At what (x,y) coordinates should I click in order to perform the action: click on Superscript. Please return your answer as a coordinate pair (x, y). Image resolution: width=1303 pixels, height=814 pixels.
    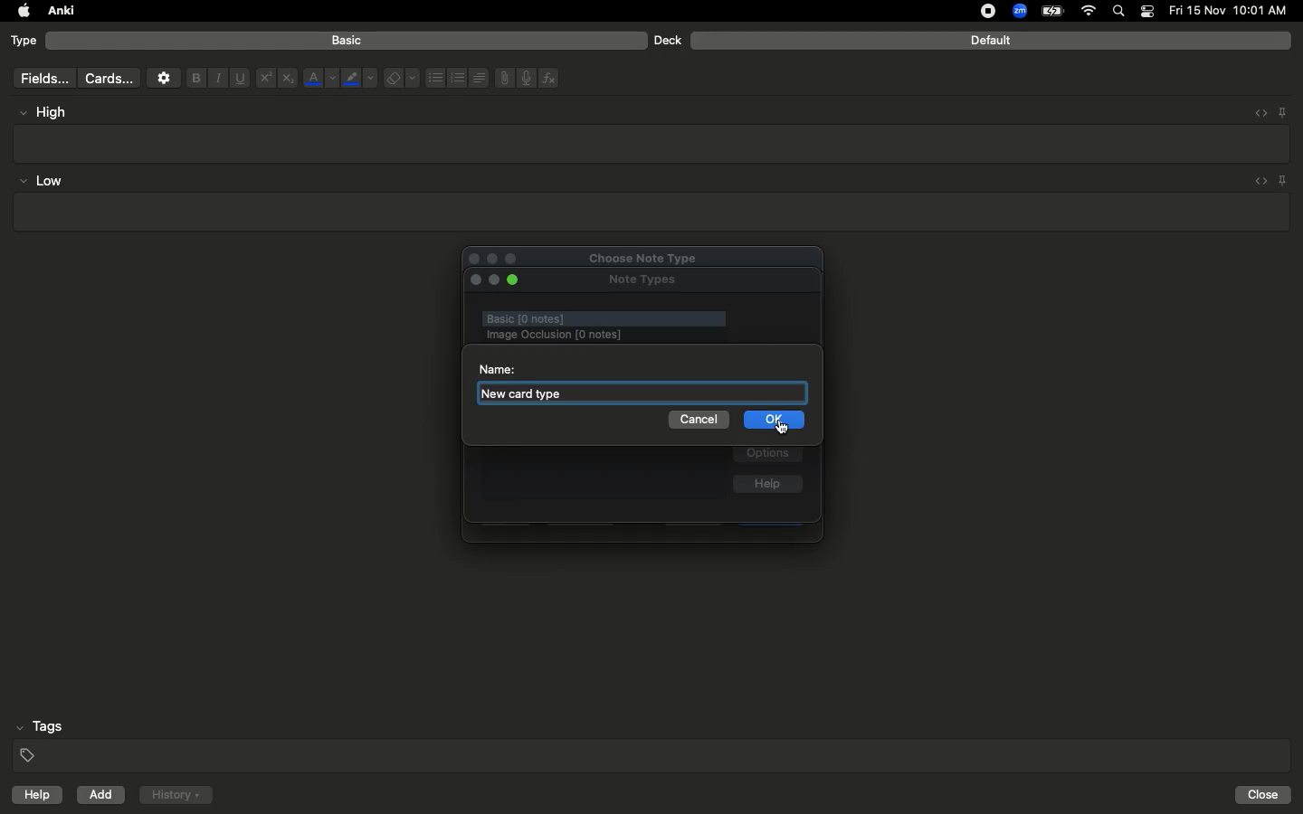
    Looking at the image, I should click on (264, 79).